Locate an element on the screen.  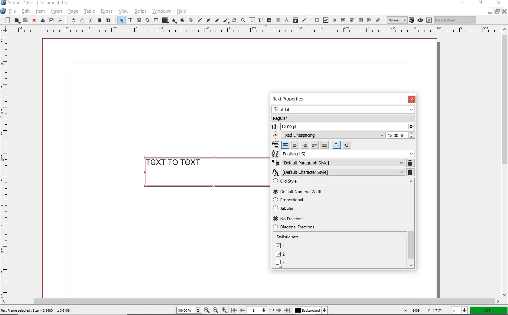
Right align is located at coordinates (304, 145).